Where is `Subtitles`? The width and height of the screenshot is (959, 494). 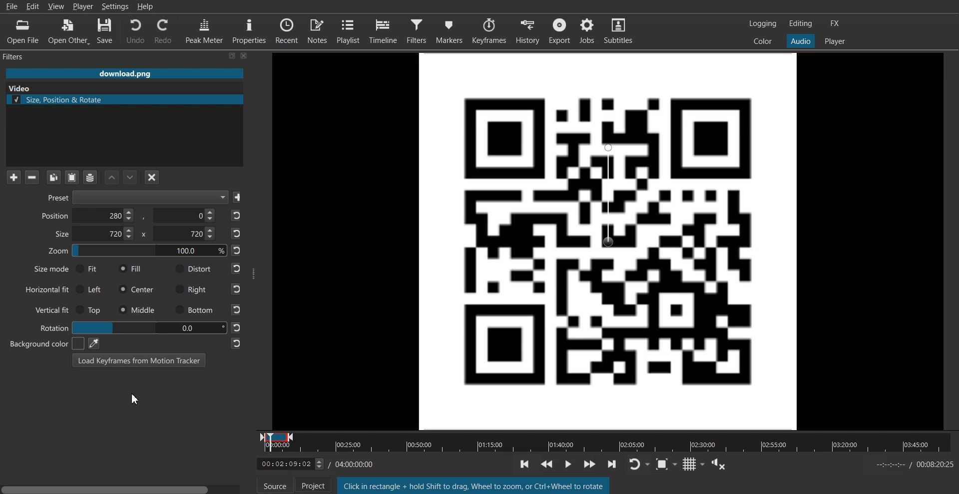 Subtitles is located at coordinates (619, 29).